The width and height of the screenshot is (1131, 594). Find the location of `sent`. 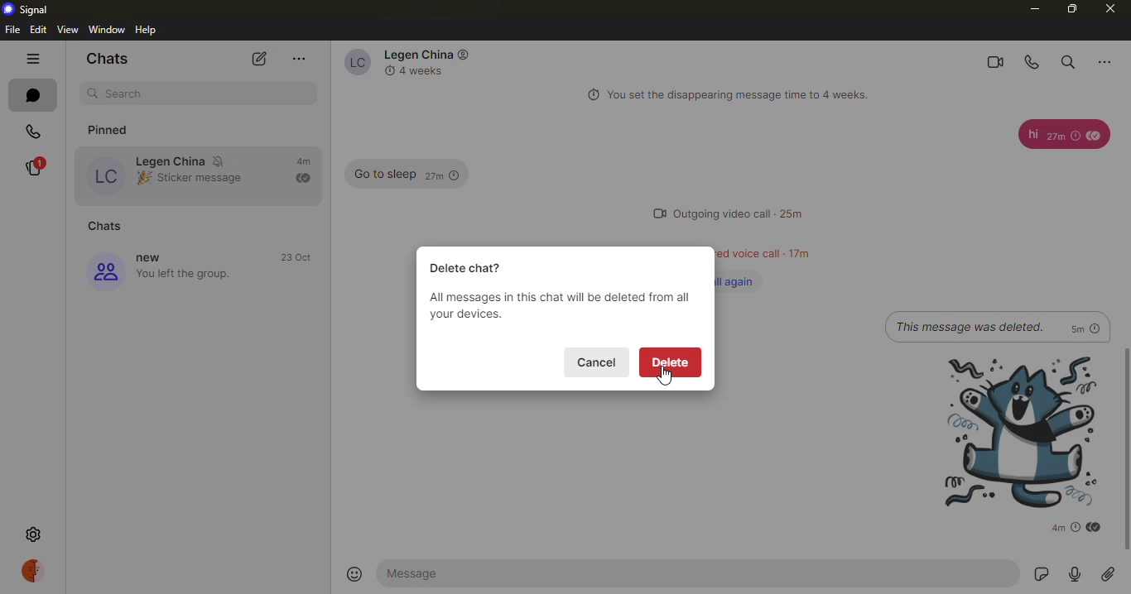

sent is located at coordinates (302, 178).